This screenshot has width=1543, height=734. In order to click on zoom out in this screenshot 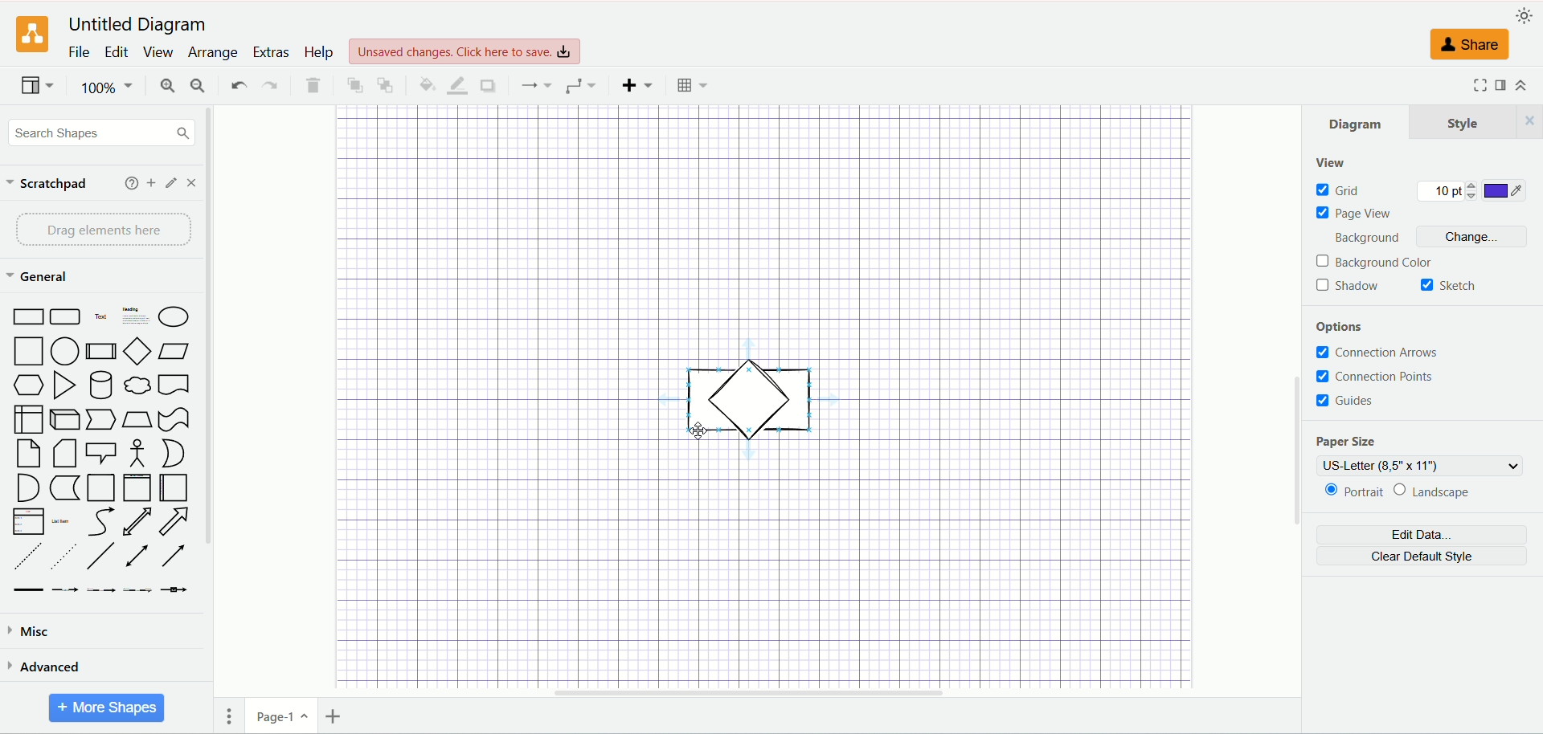, I will do `click(195, 87)`.